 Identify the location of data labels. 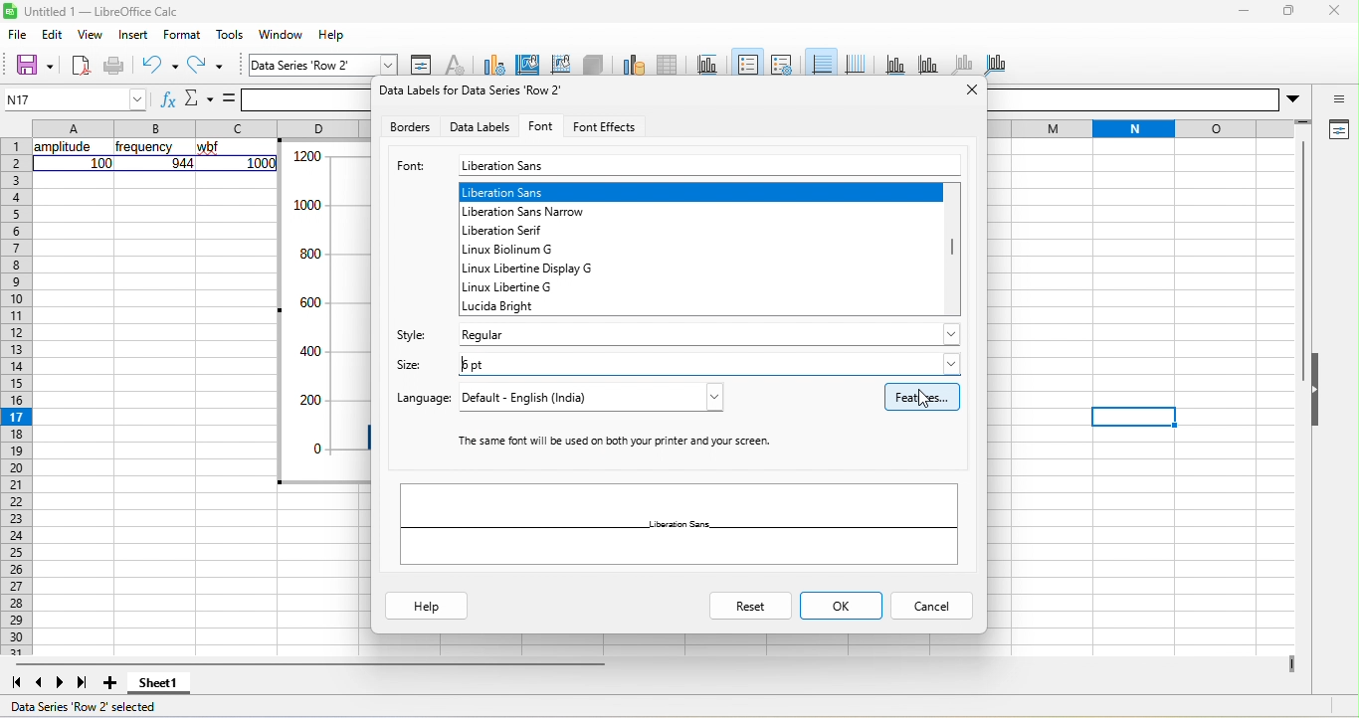
(478, 126).